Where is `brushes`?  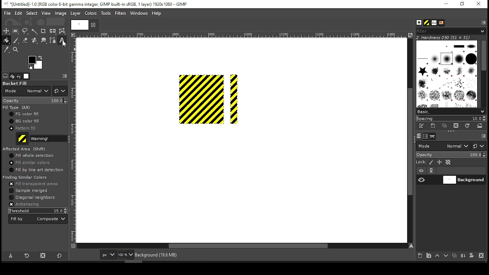 brushes is located at coordinates (447, 74).